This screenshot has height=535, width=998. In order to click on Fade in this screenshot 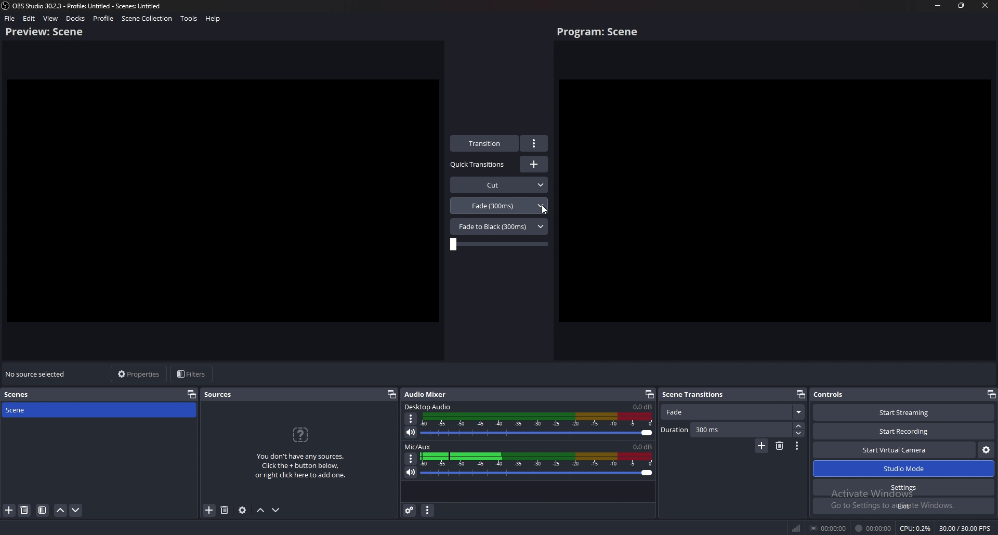, I will do `click(734, 412)`.